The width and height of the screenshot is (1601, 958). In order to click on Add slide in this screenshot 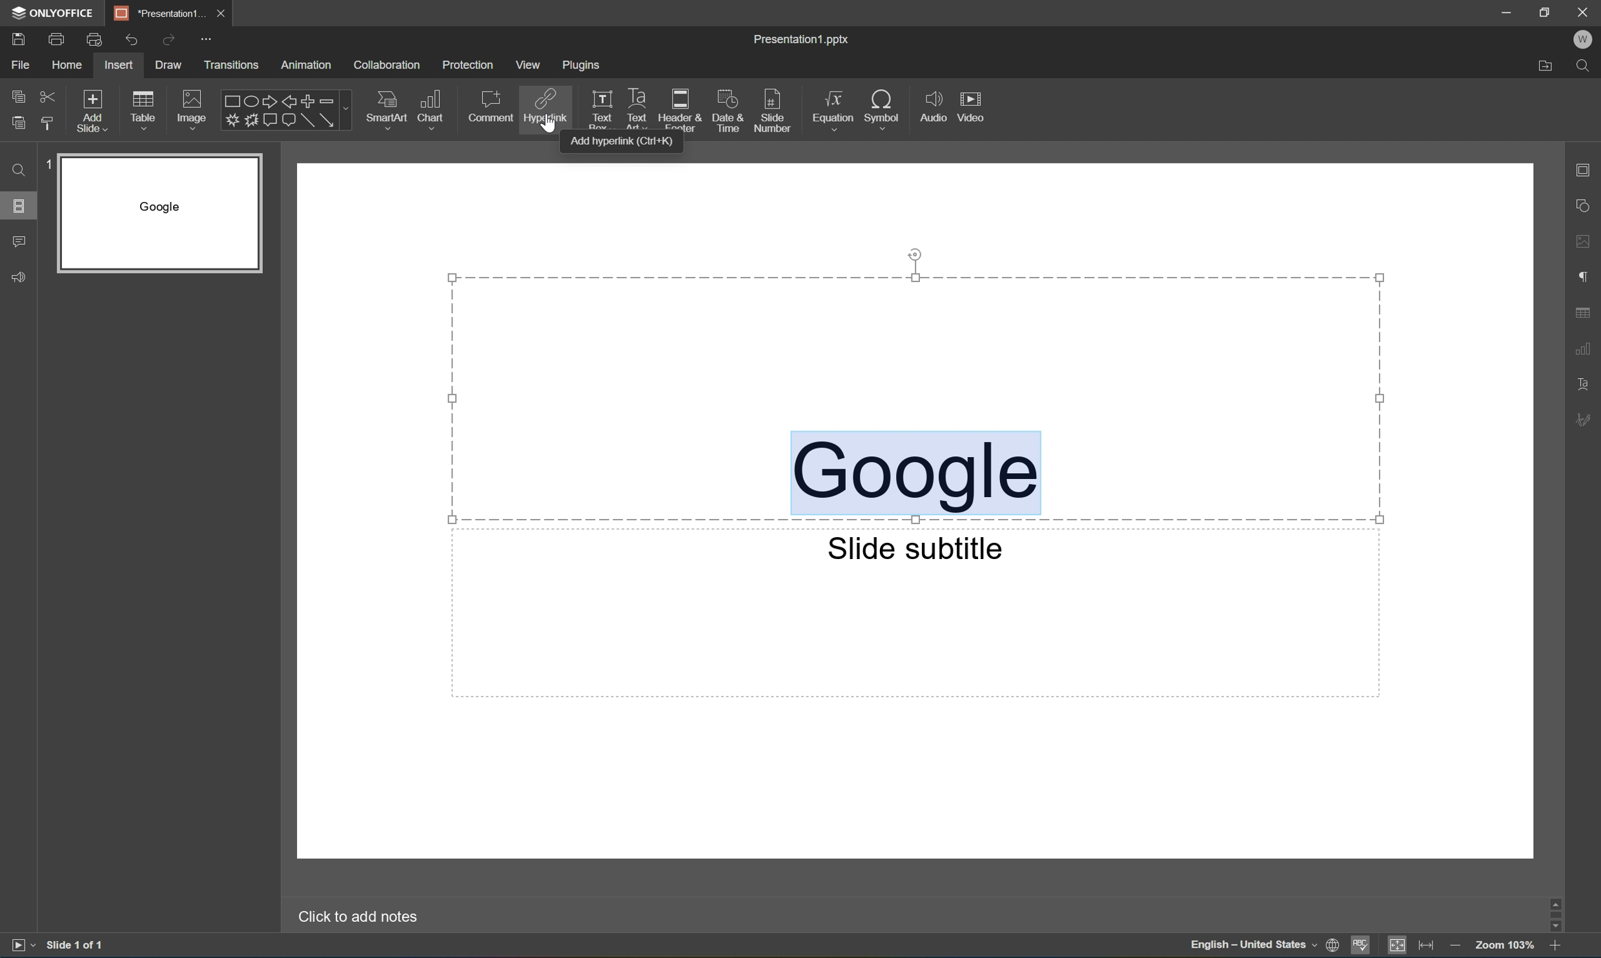, I will do `click(96, 111)`.